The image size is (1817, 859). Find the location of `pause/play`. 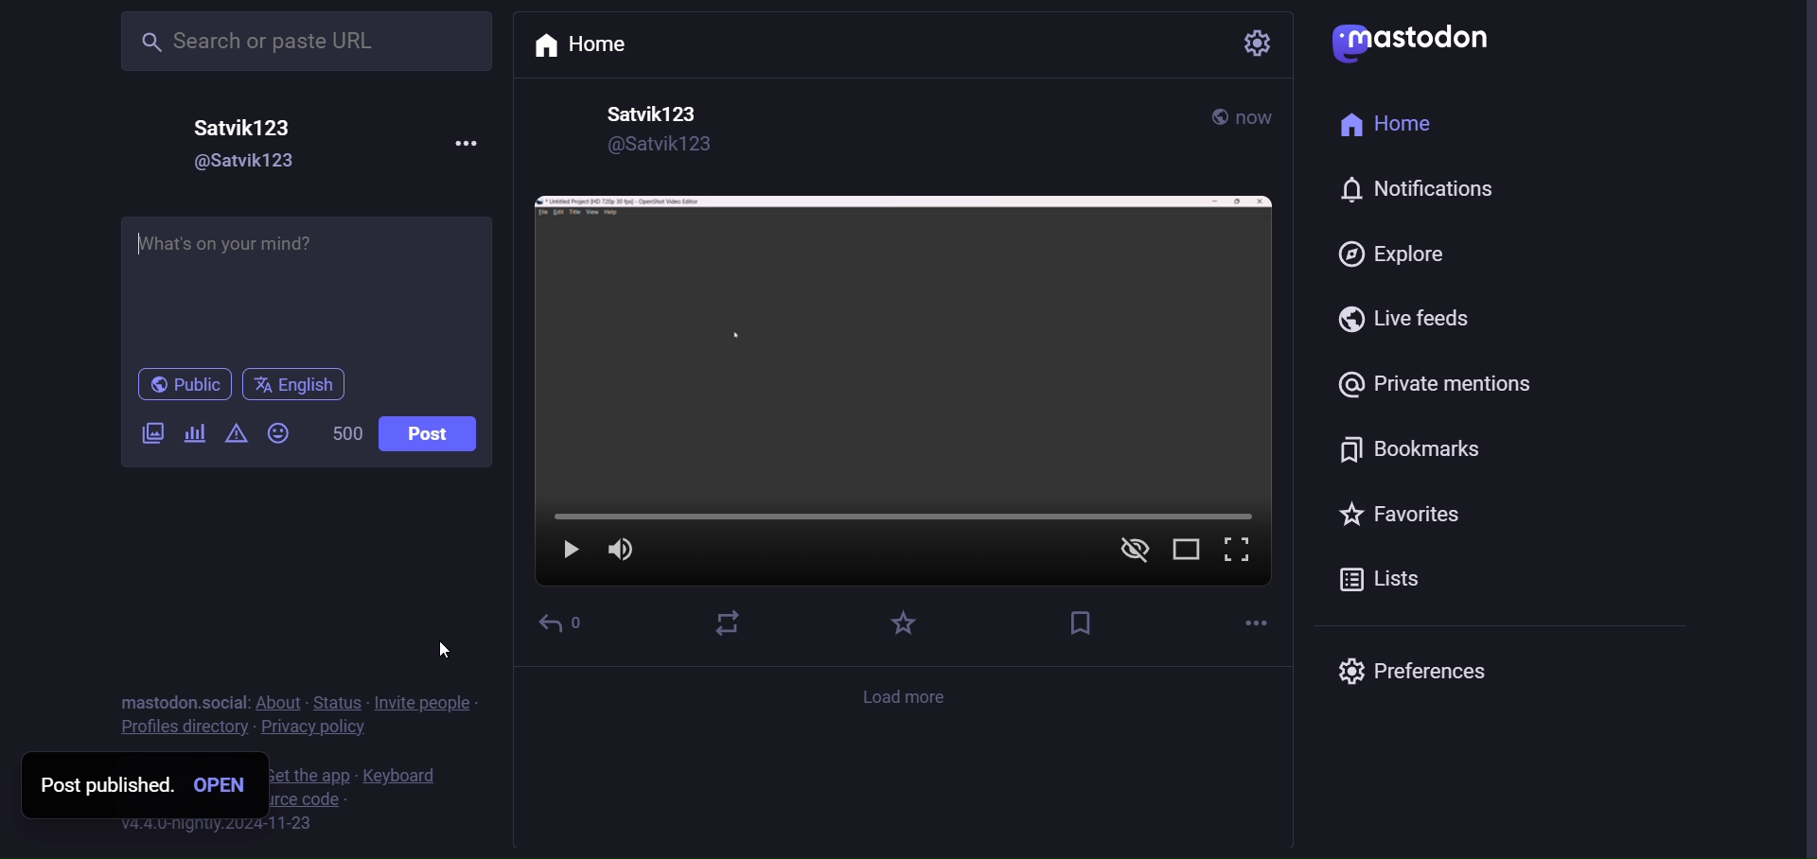

pause/play is located at coordinates (569, 553).